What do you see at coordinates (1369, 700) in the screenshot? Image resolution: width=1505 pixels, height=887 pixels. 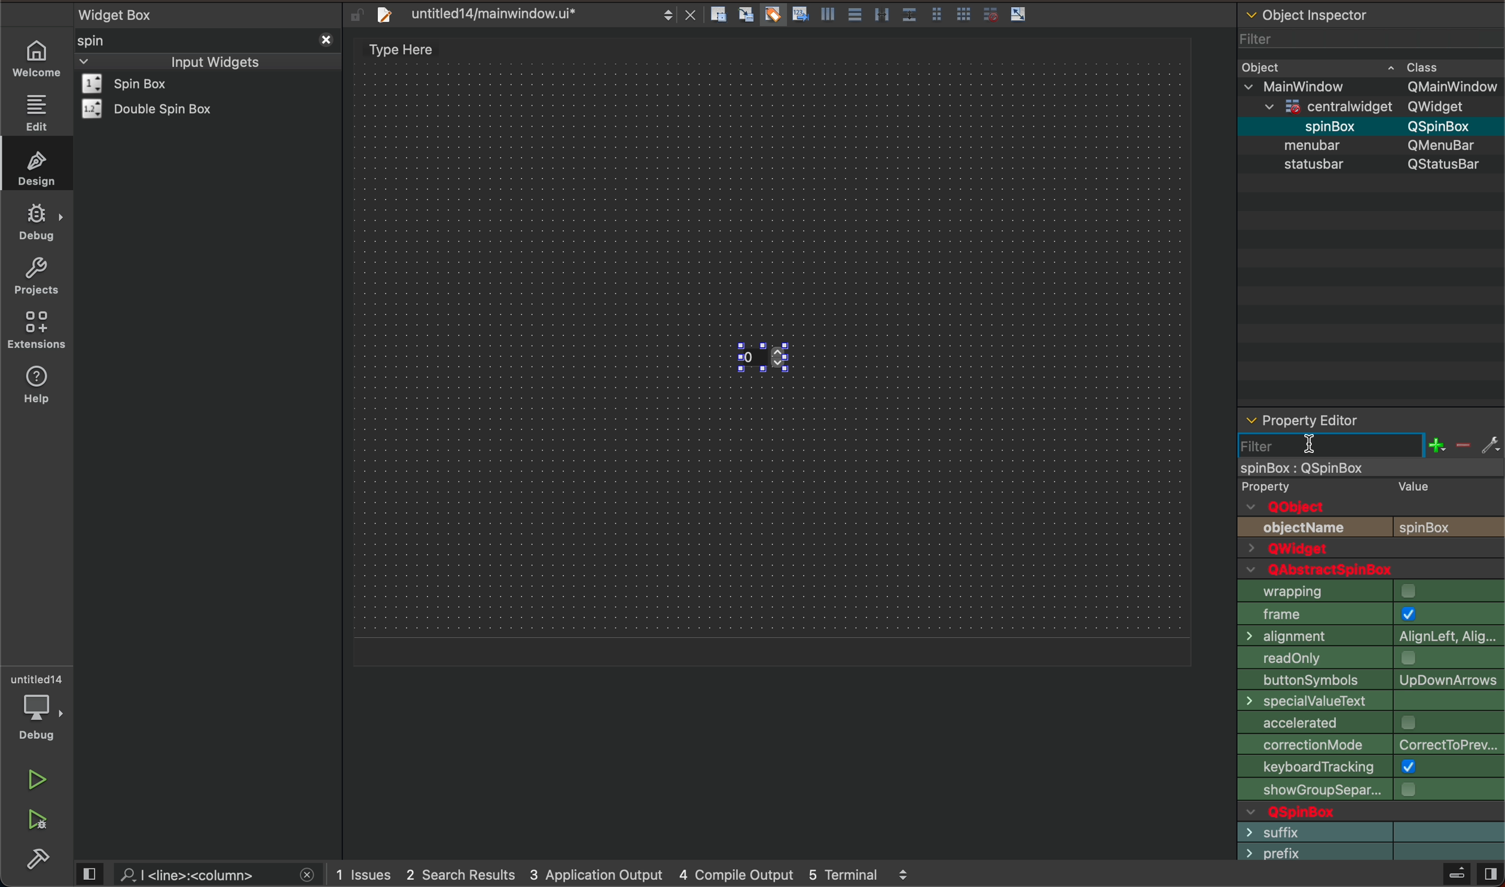 I see `dock` at bounding box center [1369, 700].